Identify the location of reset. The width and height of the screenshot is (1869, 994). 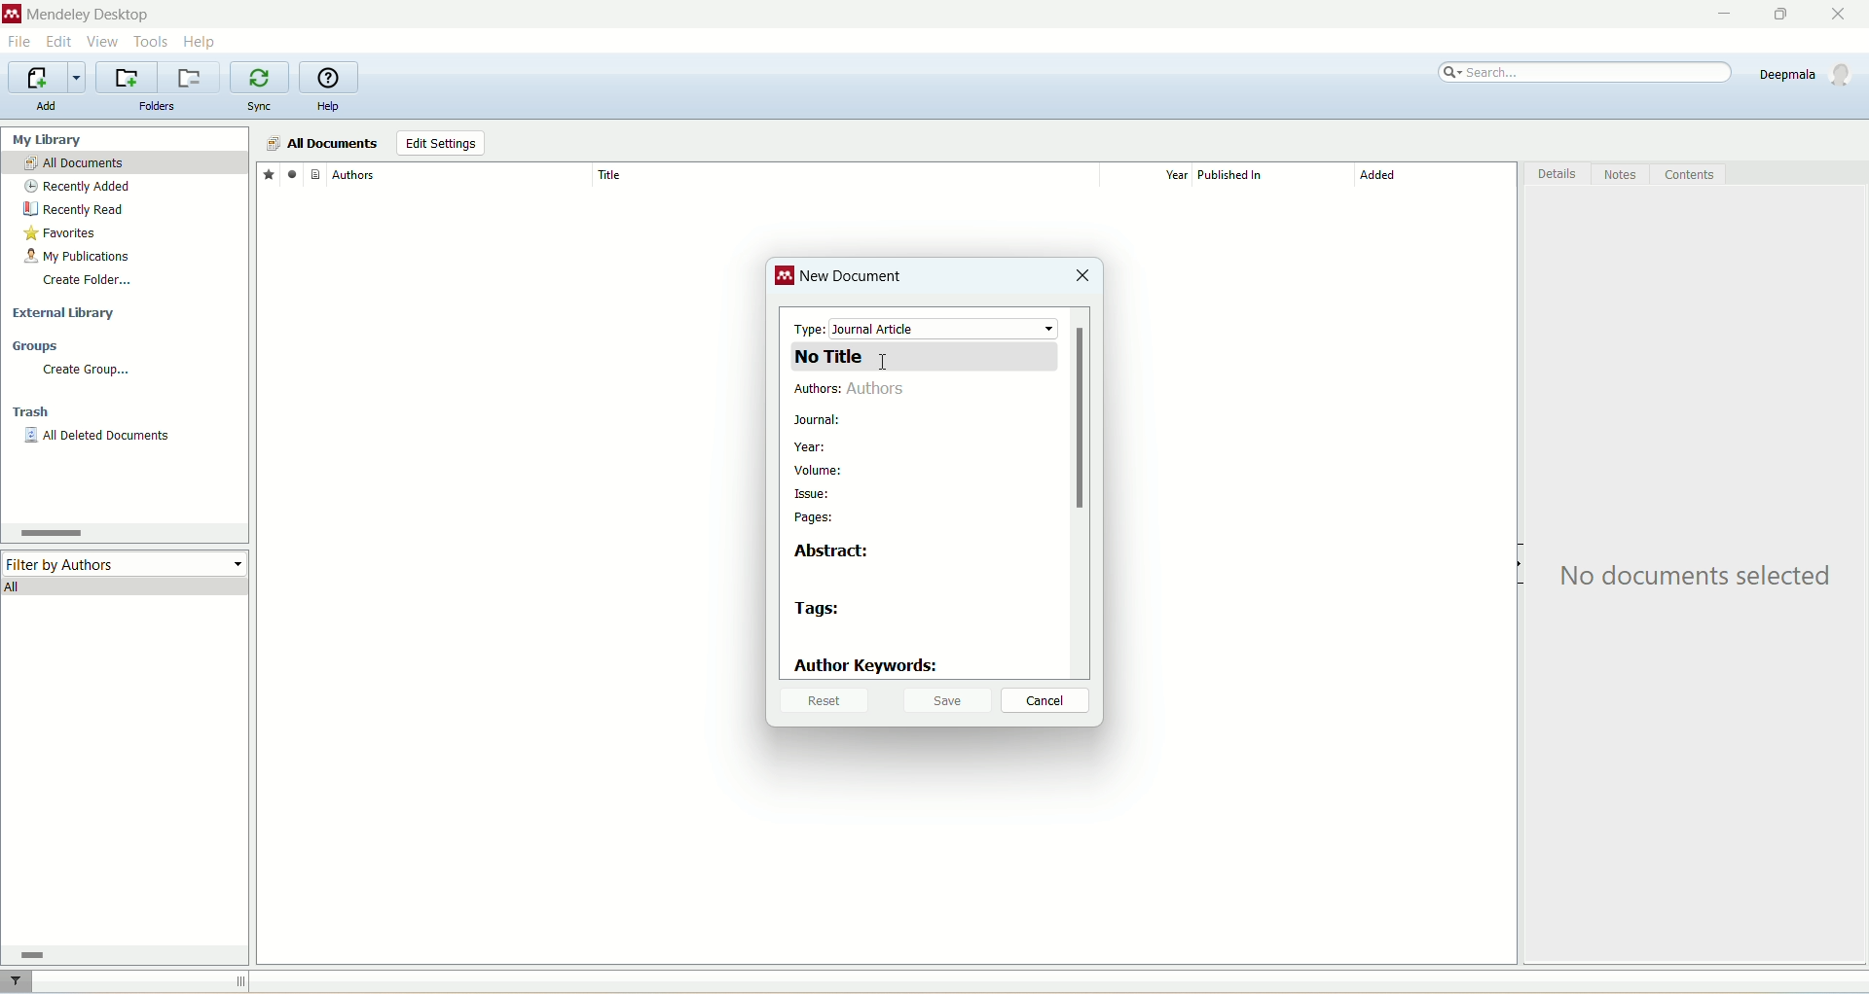
(822, 702).